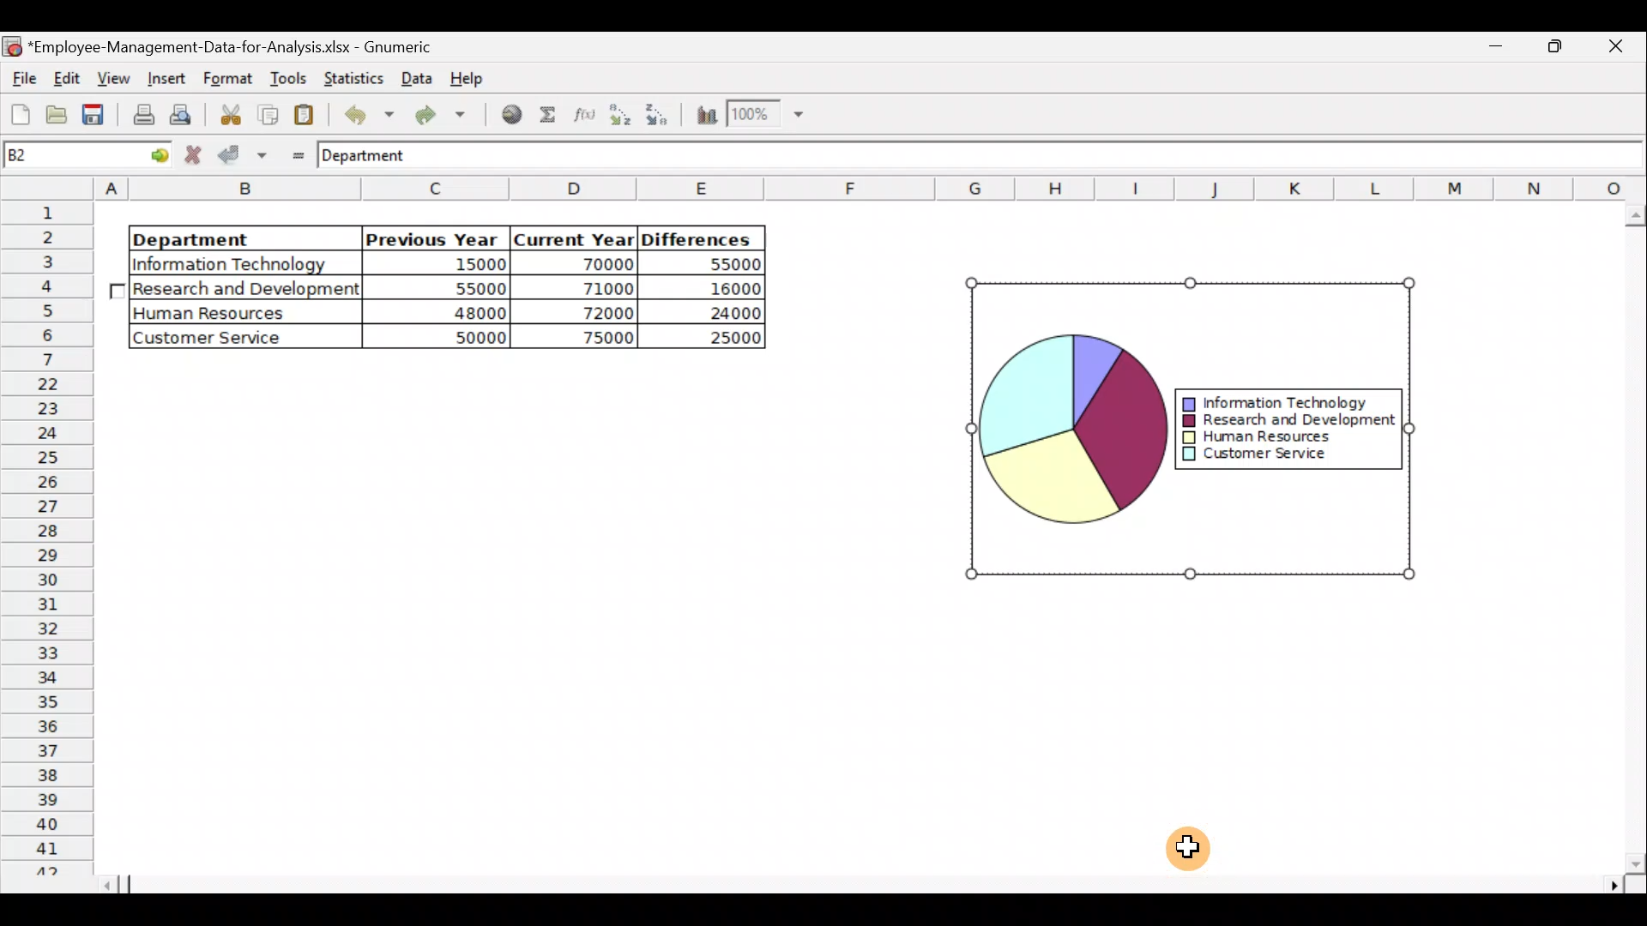 The image size is (1647, 926). Describe the element at coordinates (284, 77) in the screenshot. I see `Tools` at that location.